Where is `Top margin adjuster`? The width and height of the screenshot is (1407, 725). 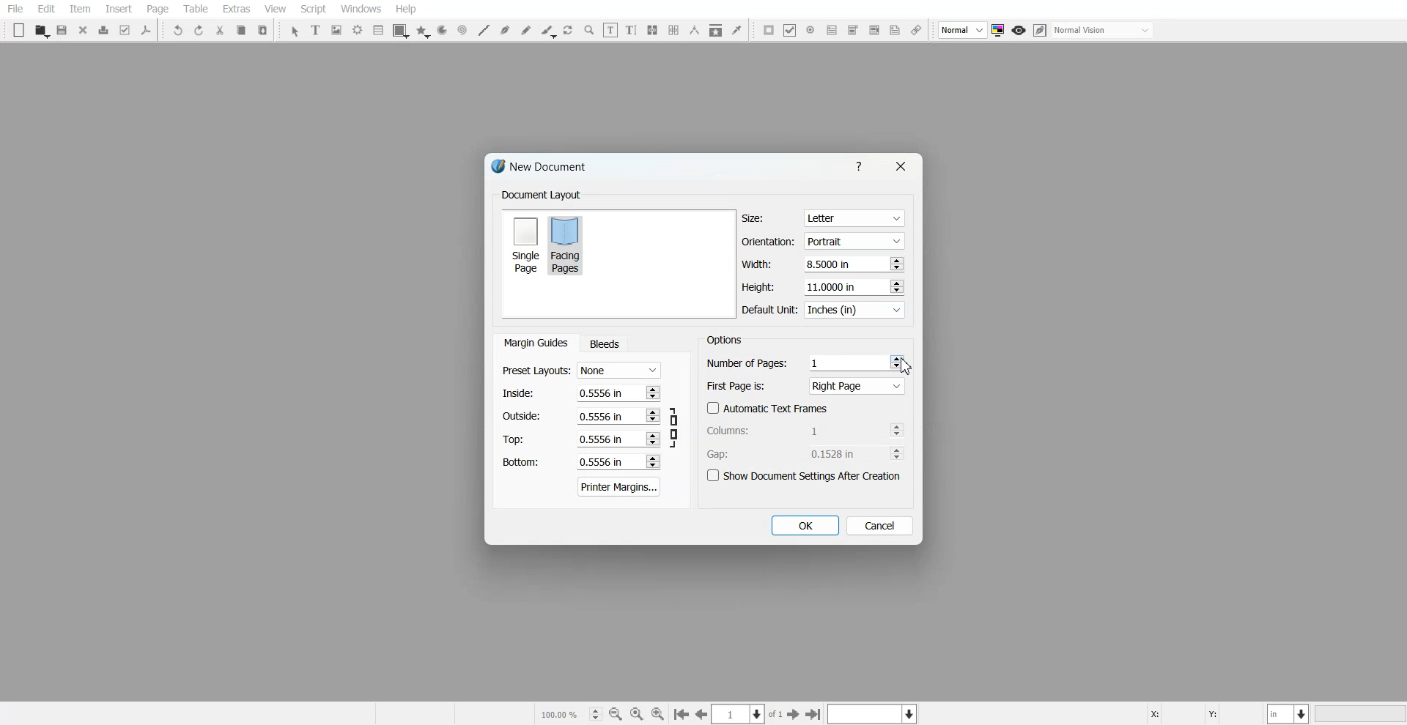 Top margin adjuster is located at coordinates (581, 439).